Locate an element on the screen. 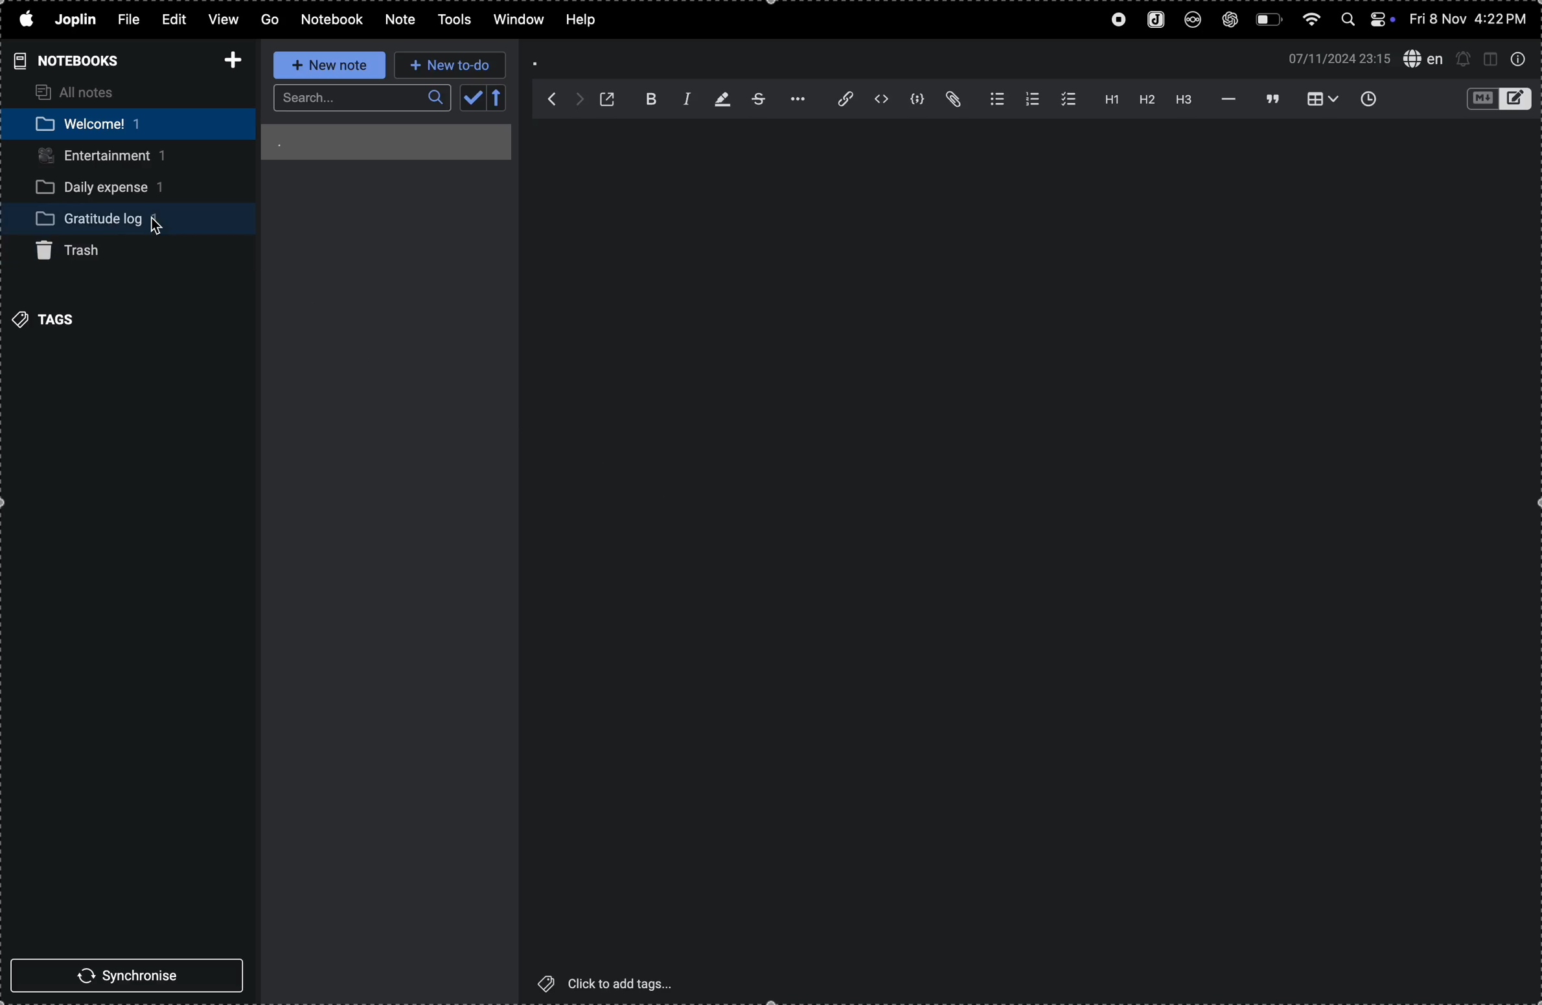 The image size is (1542, 1005). searcbar is located at coordinates (363, 97).